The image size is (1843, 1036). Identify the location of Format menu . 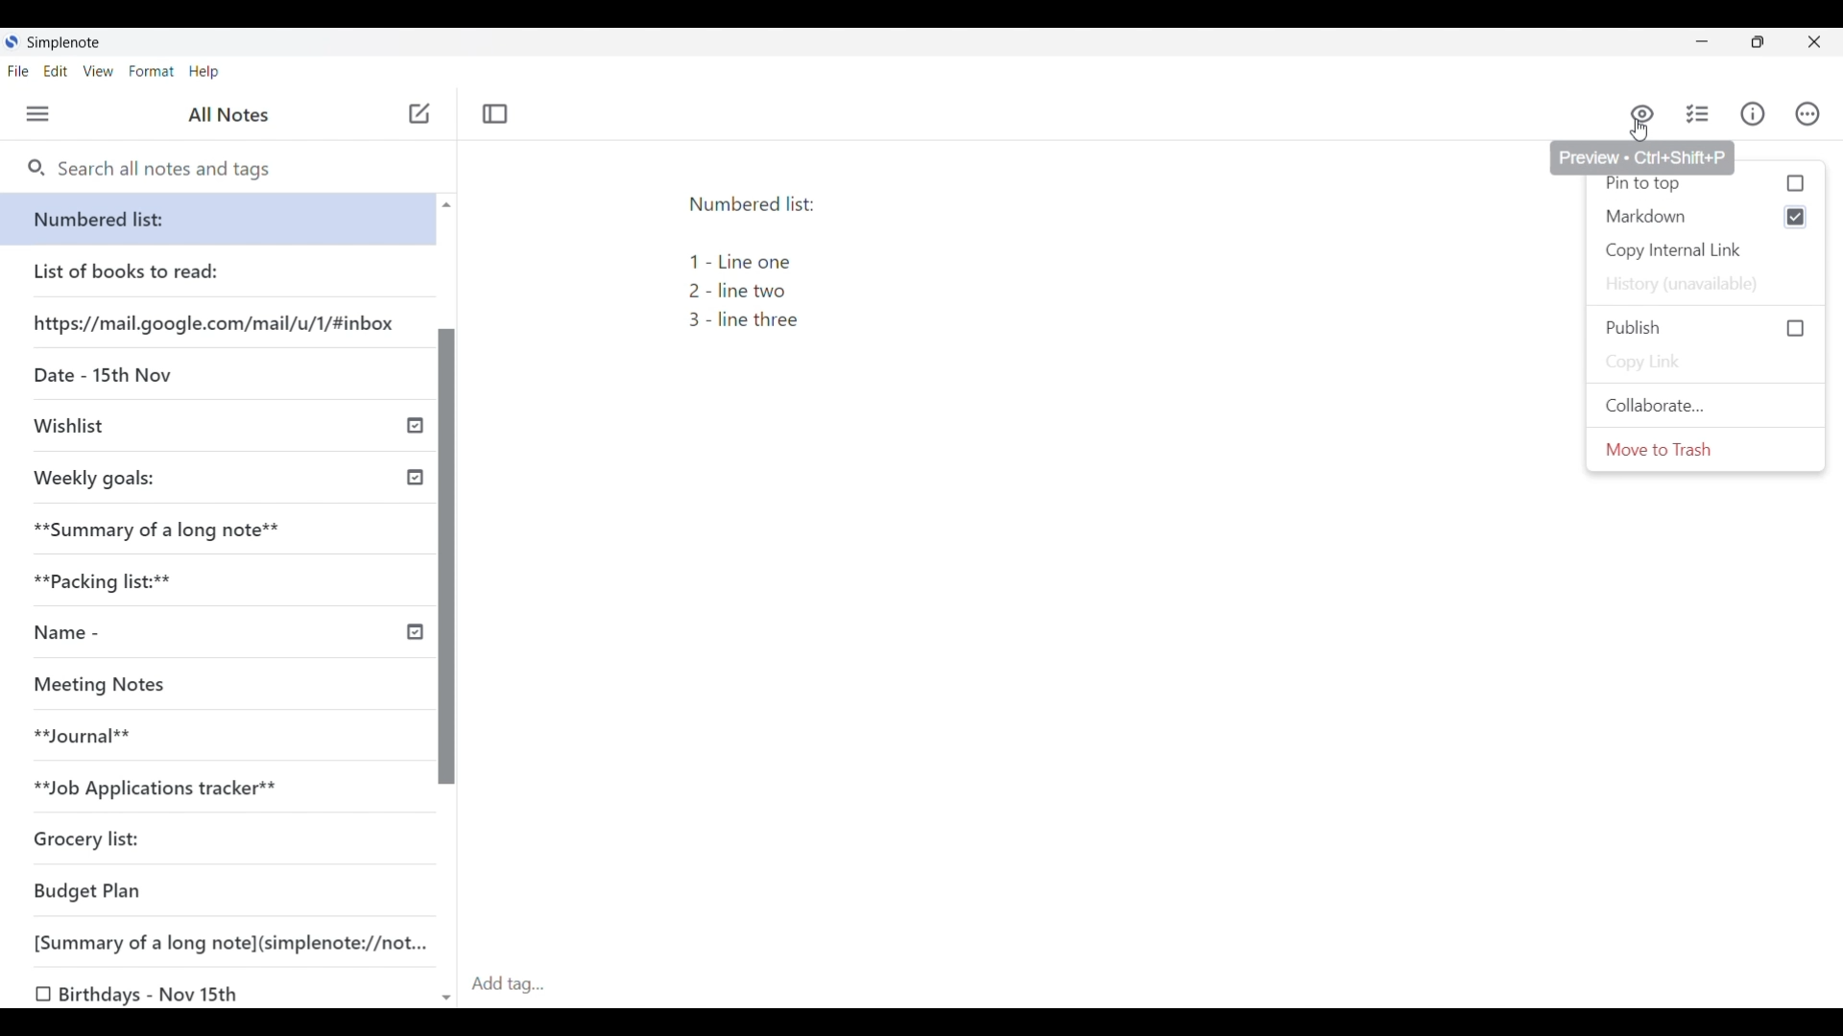
(153, 71).